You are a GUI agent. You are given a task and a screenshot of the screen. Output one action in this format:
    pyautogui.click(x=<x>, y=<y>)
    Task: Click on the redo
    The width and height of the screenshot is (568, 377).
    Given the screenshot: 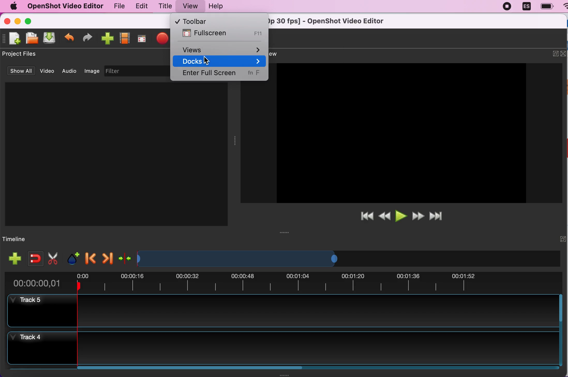 What is the action you would take?
    pyautogui.click(x=88, y=38)
    